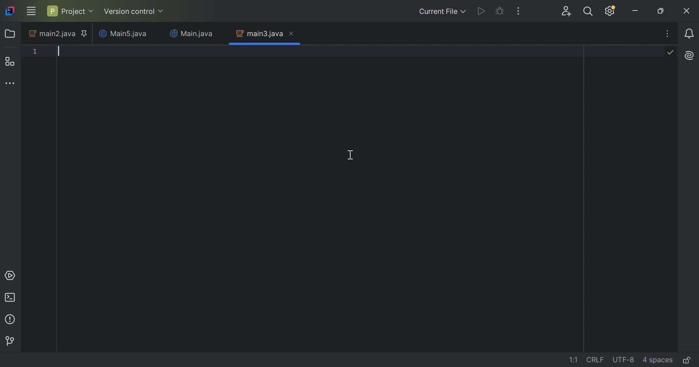  I want to click on AI Assistant, so click(689, 56).